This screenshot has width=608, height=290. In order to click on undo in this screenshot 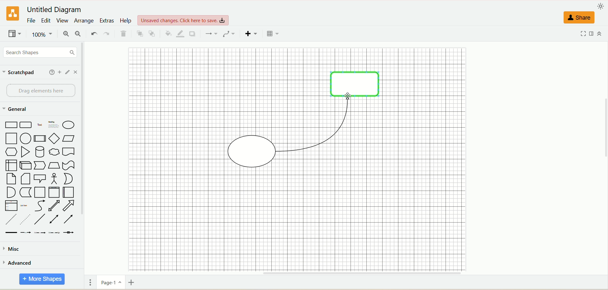, I will do `click(93, 33)`.